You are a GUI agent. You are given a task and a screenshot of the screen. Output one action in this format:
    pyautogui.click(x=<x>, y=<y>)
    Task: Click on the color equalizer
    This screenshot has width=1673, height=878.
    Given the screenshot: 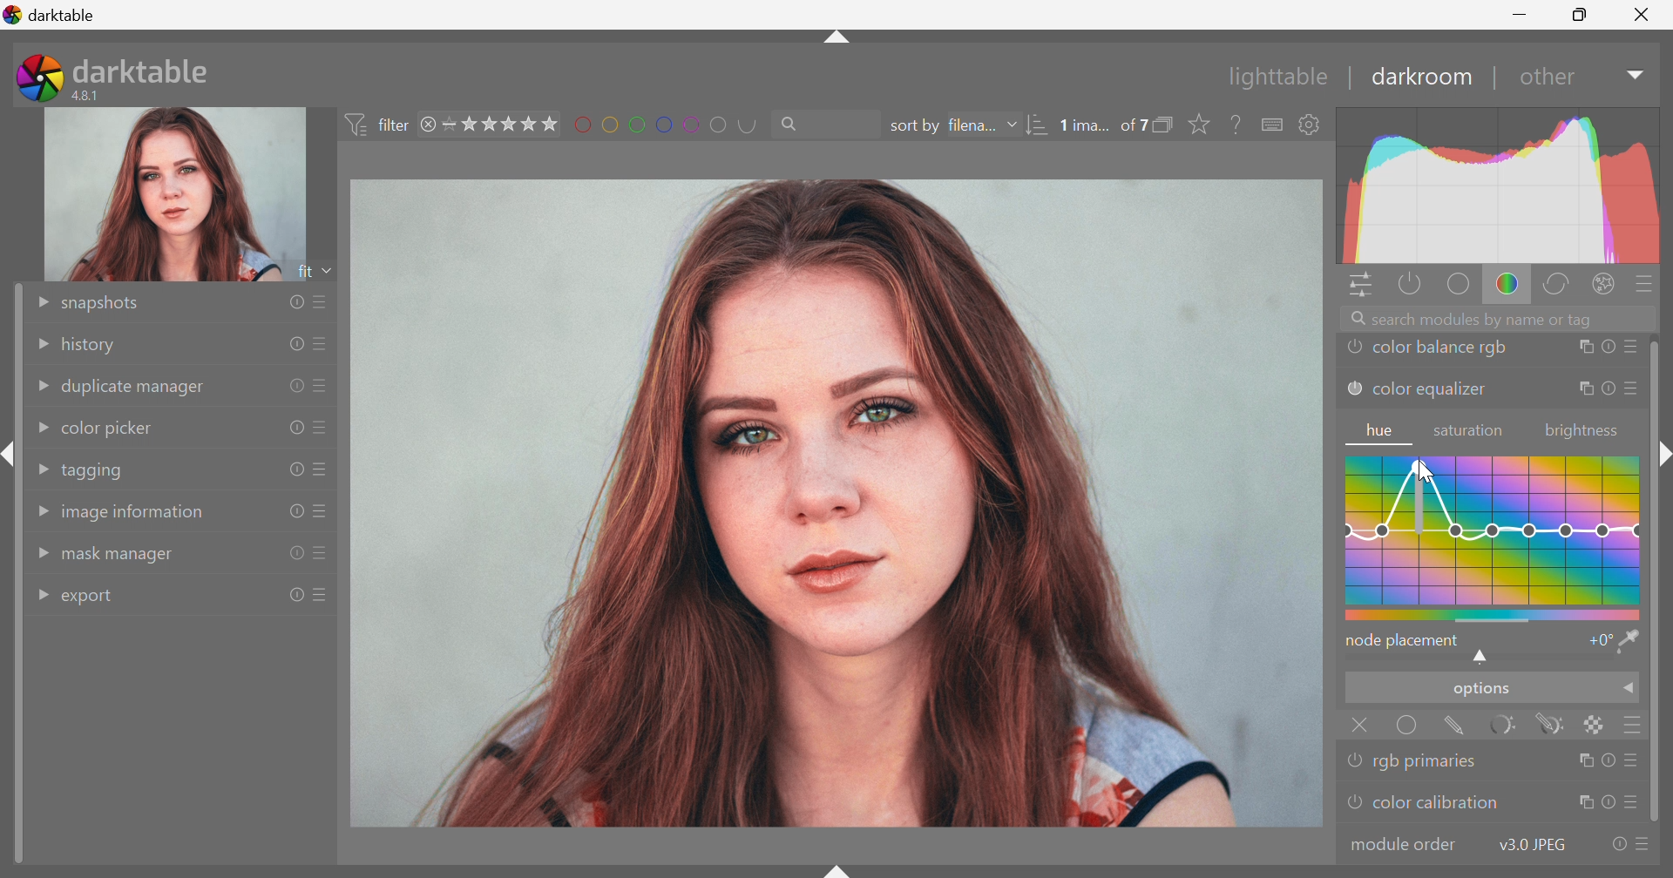 What is the action you would take?
    pyautogui.click(x=1431, y=393)
    